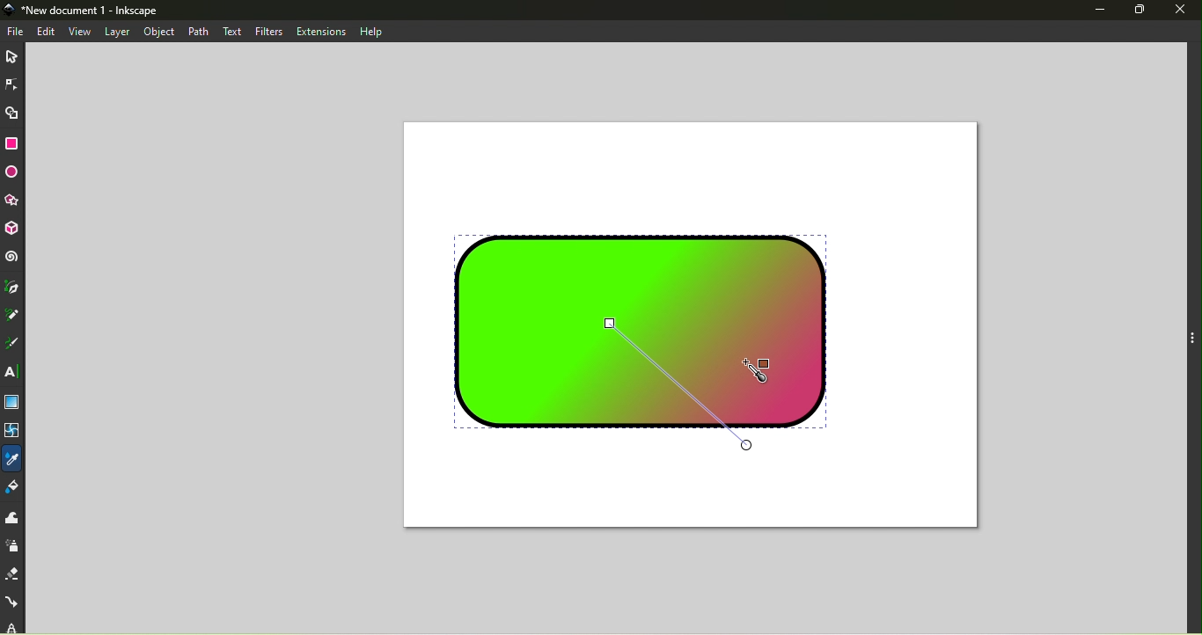 The height and width of the screenshot is (635, 1202). Describe the element at coordinates (98, 11) in the screenshot. I see `New document 1 - Inkscape` at that location.